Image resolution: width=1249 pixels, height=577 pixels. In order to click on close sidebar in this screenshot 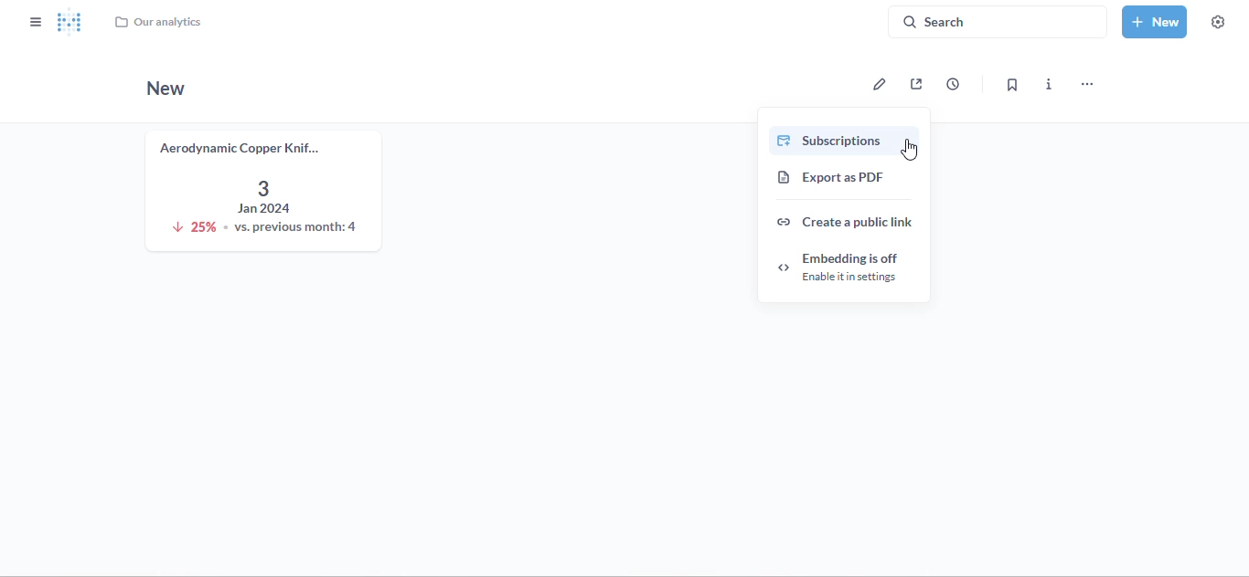, I will do `click(36, 21)`.